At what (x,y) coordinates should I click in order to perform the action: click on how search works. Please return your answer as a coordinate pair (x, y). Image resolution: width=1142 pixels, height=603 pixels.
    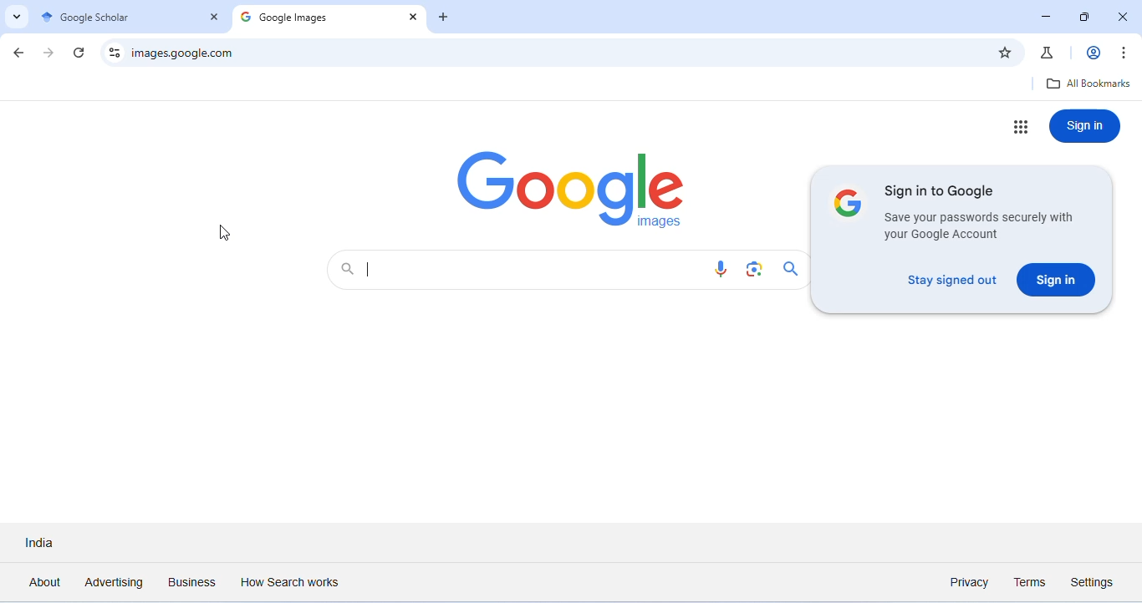
    Looking at the image, I should click on (290, 582).